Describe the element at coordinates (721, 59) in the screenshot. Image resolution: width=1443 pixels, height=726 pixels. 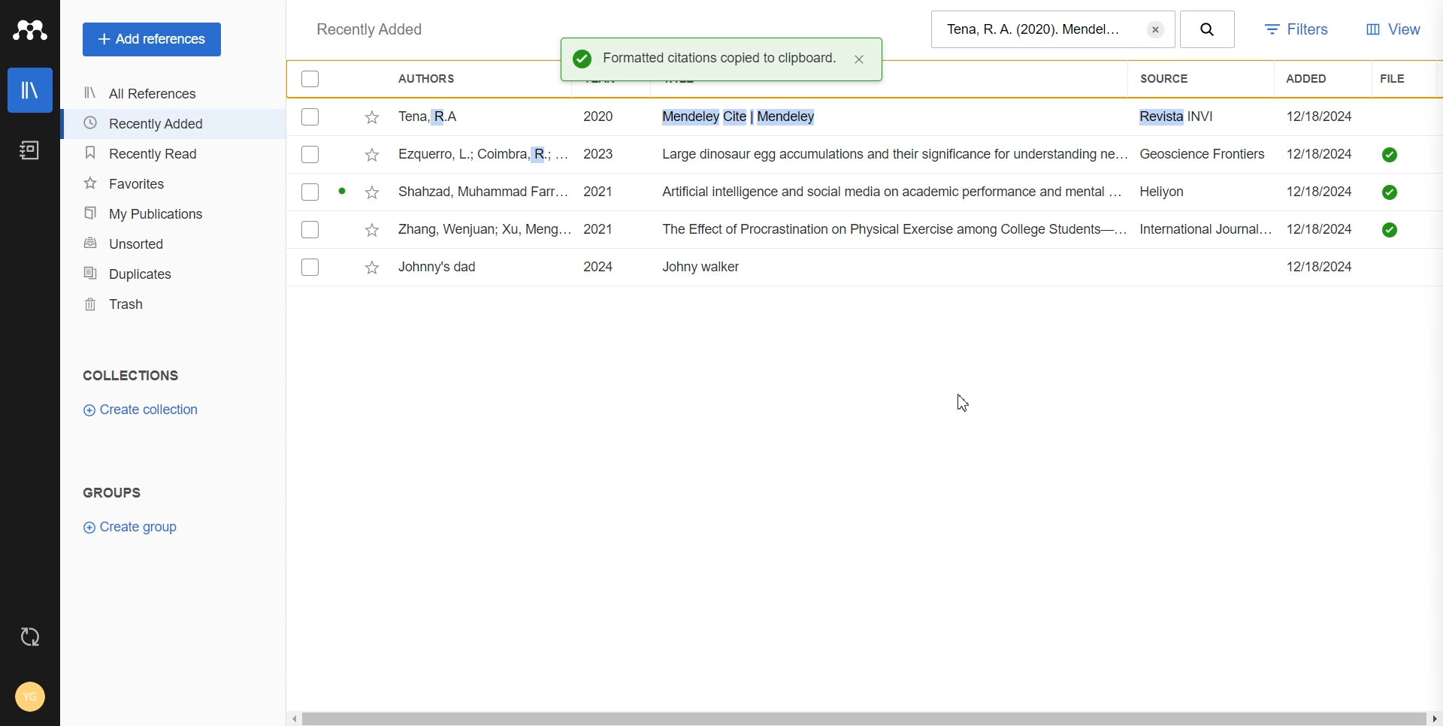
I see `Formatted citations copied to clipboard.` at that location.